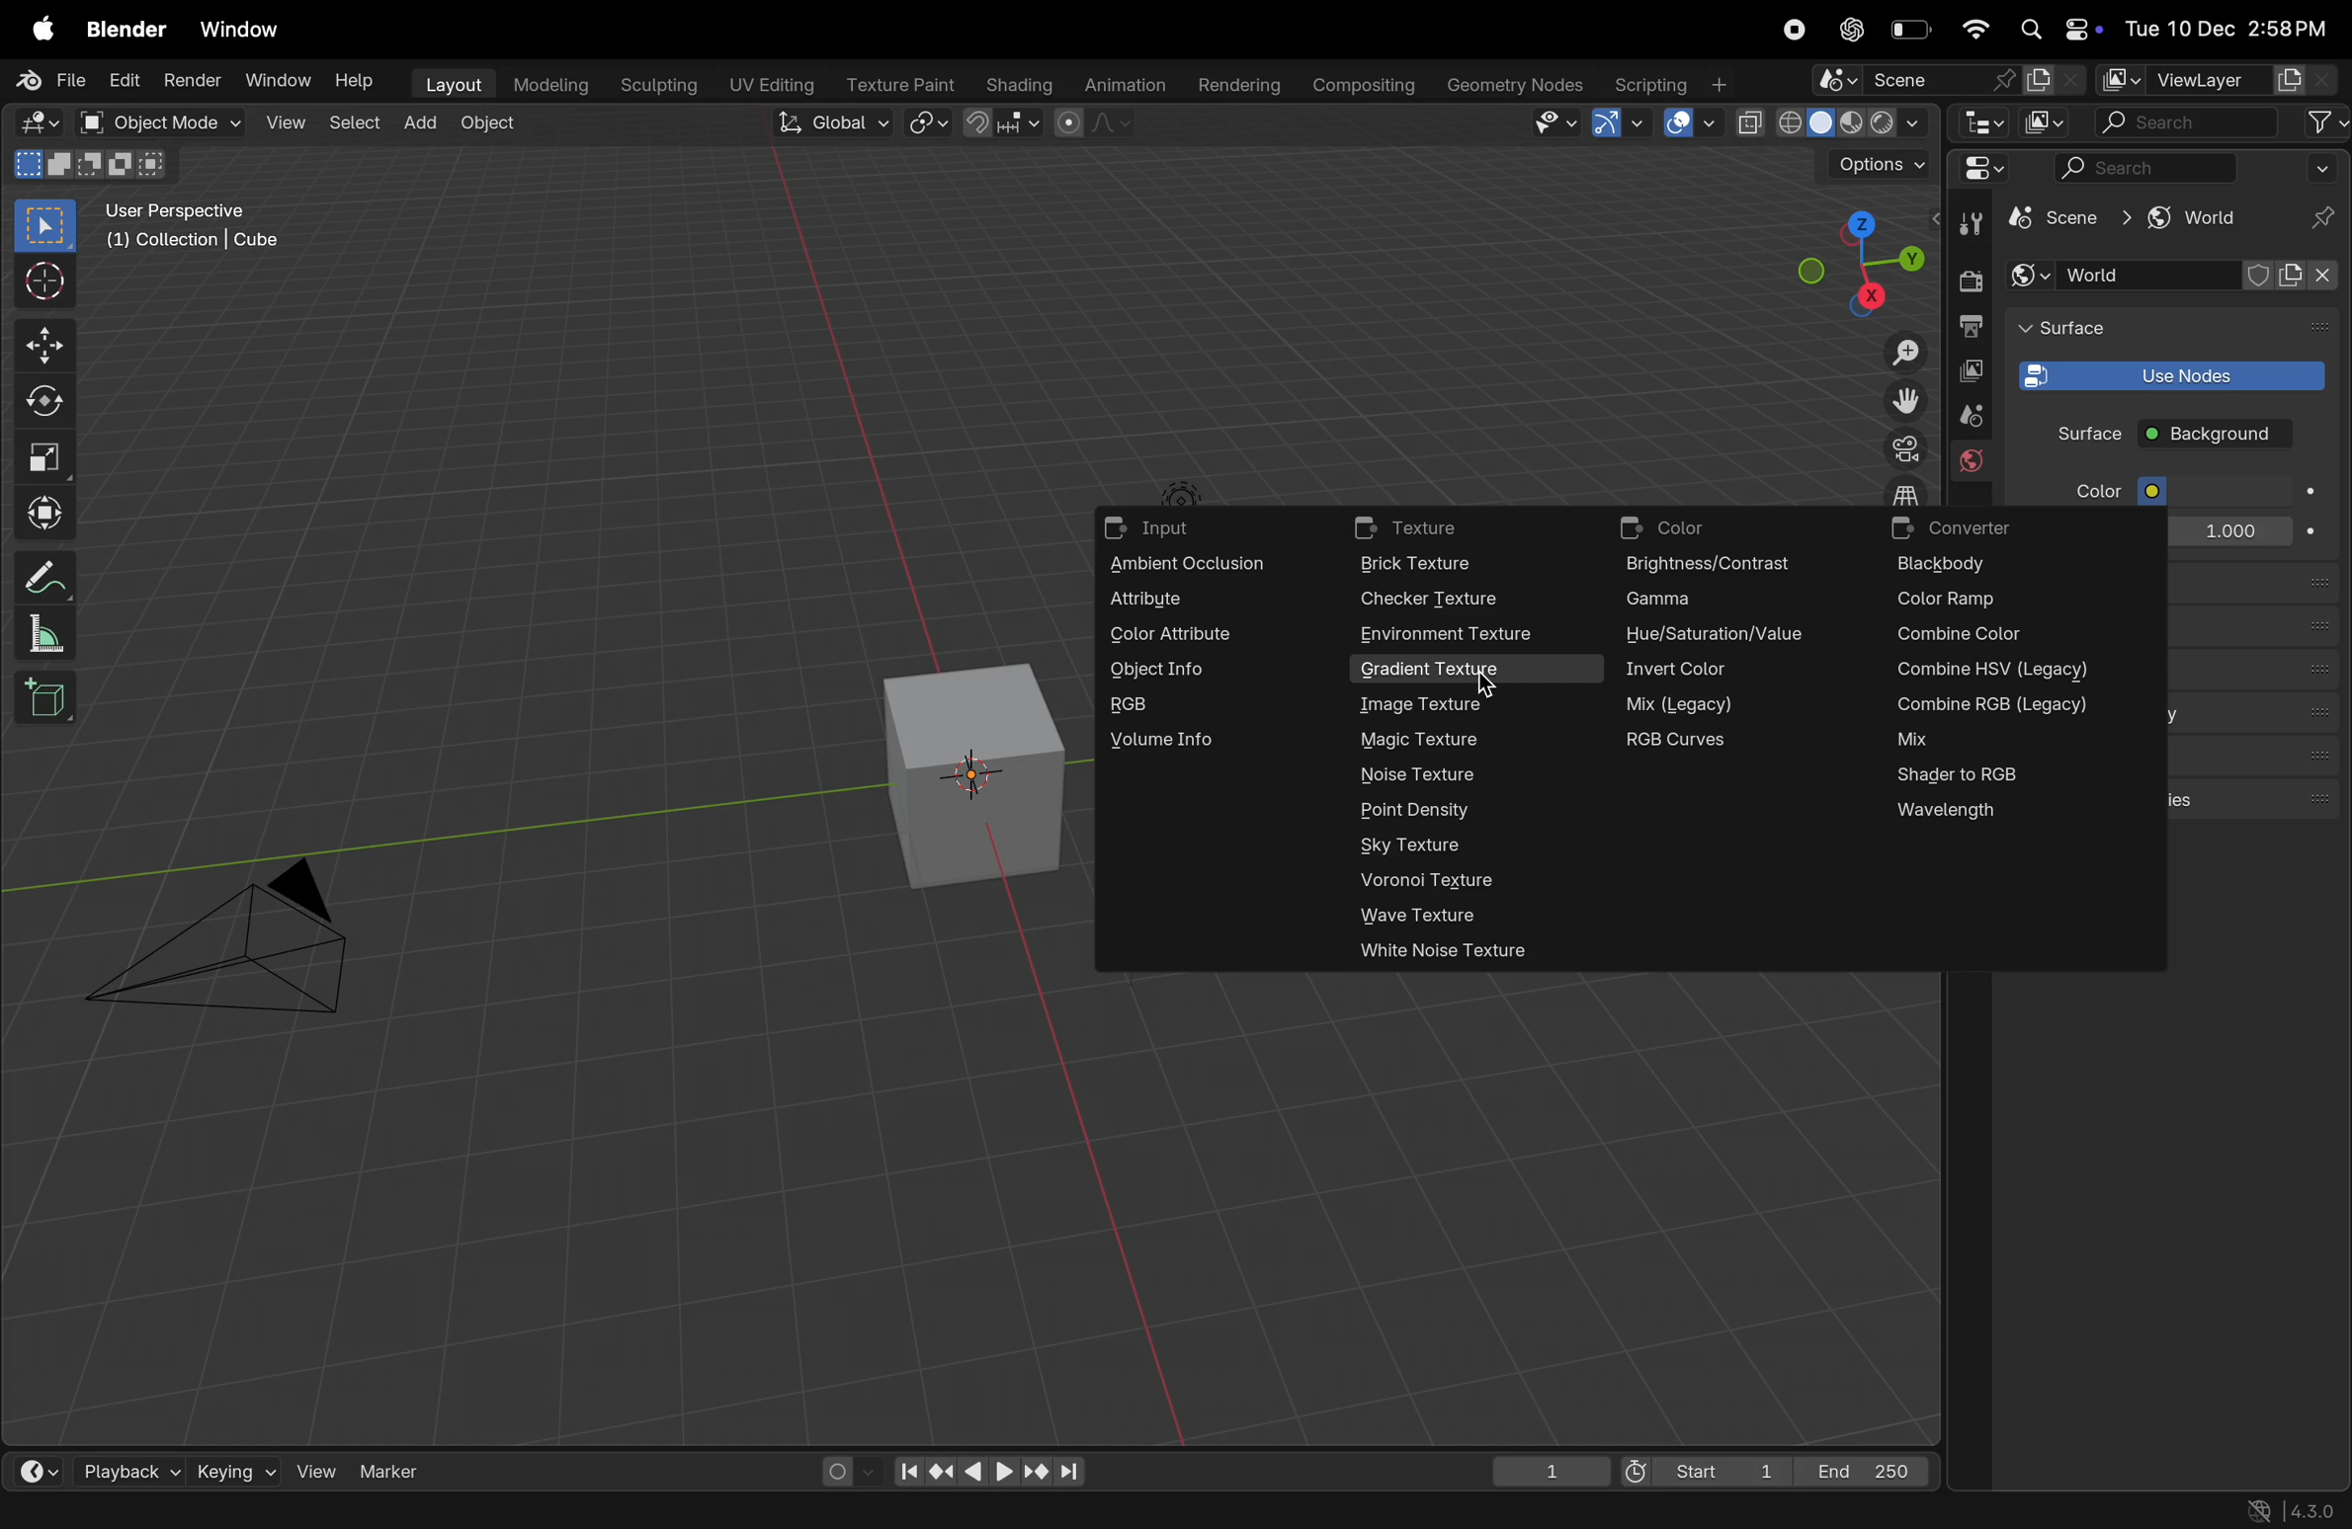 This screenshot has height=1529, width=2352. Describe the element at coordinates (31, 1465) in the screenshot. I see `view` at that location.